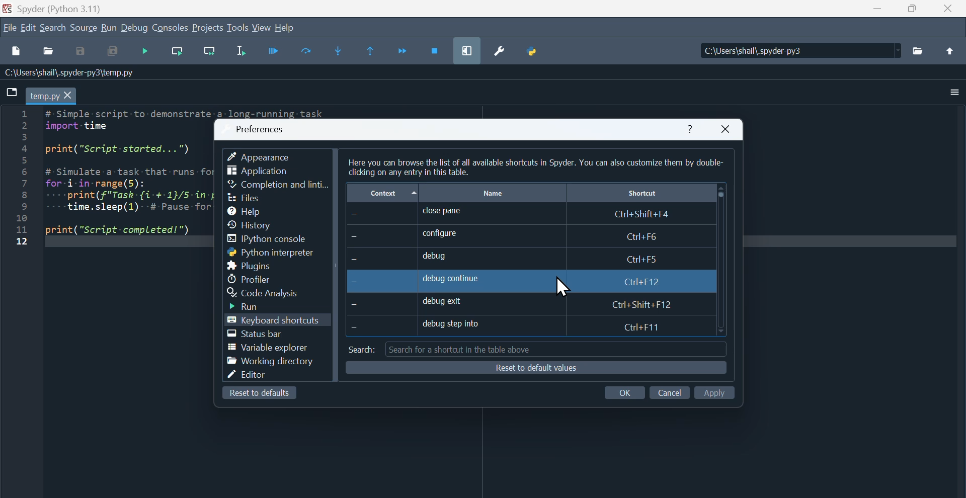  What do you see at coordinates (84, 29) in the screenshot?
I see `Source` at bounding box center [84, 29].